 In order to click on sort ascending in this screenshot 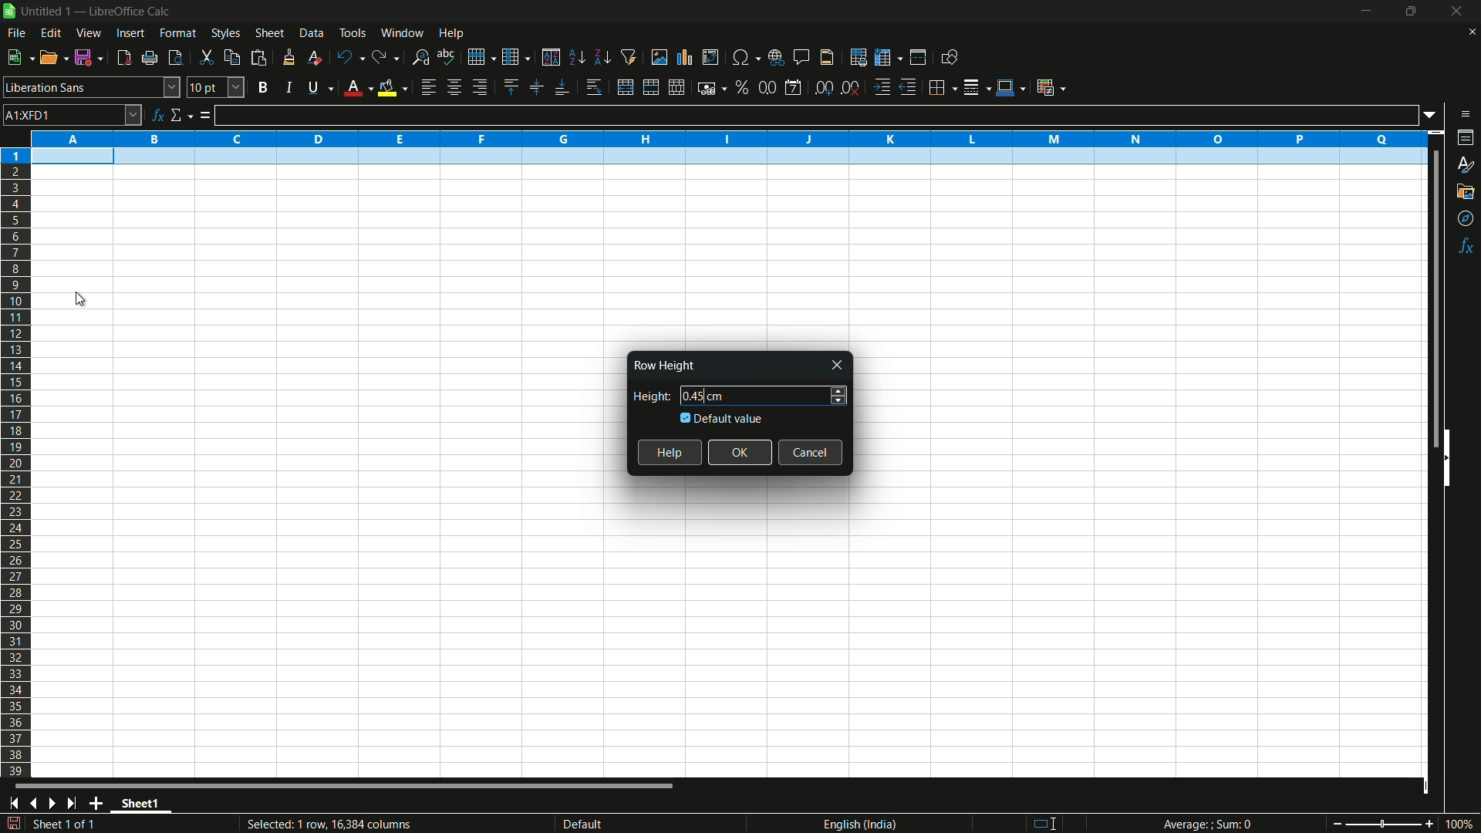, I will do `click(576, 58)`.